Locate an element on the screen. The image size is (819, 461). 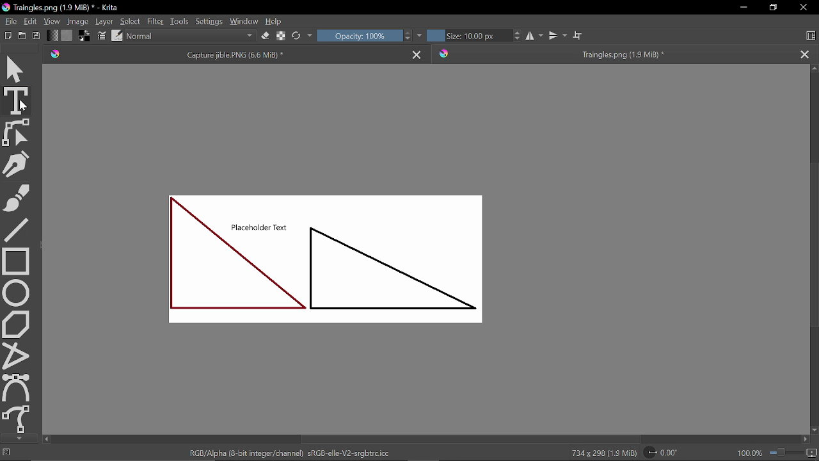
No selection is located at coordinates (7, 454).